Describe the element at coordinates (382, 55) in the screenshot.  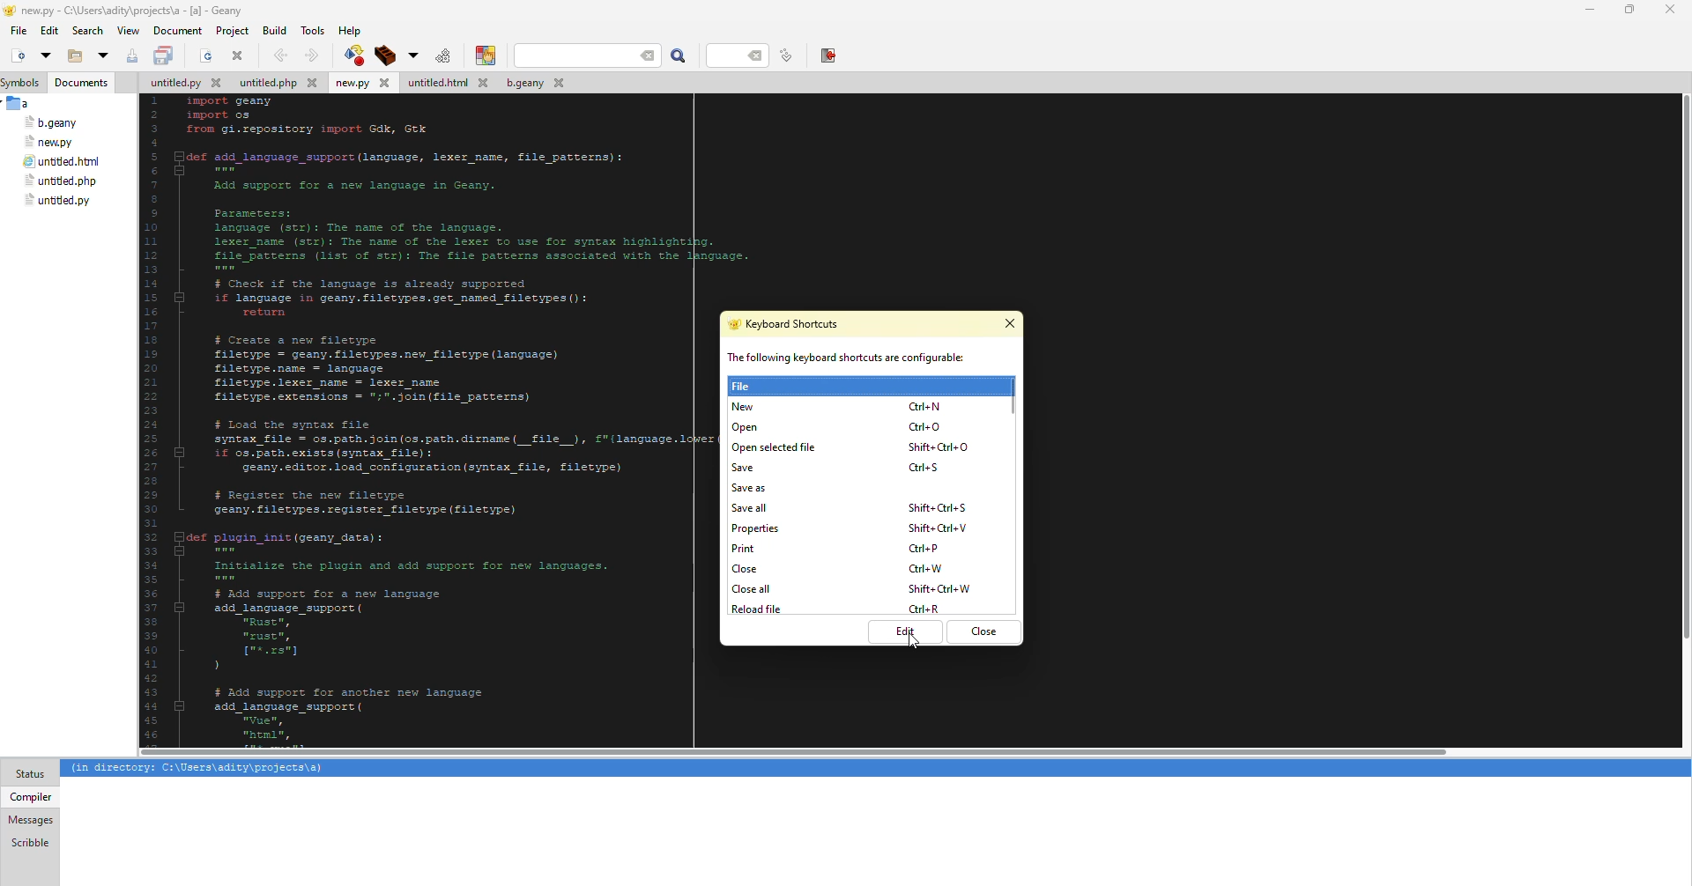
I see `build` at that location.